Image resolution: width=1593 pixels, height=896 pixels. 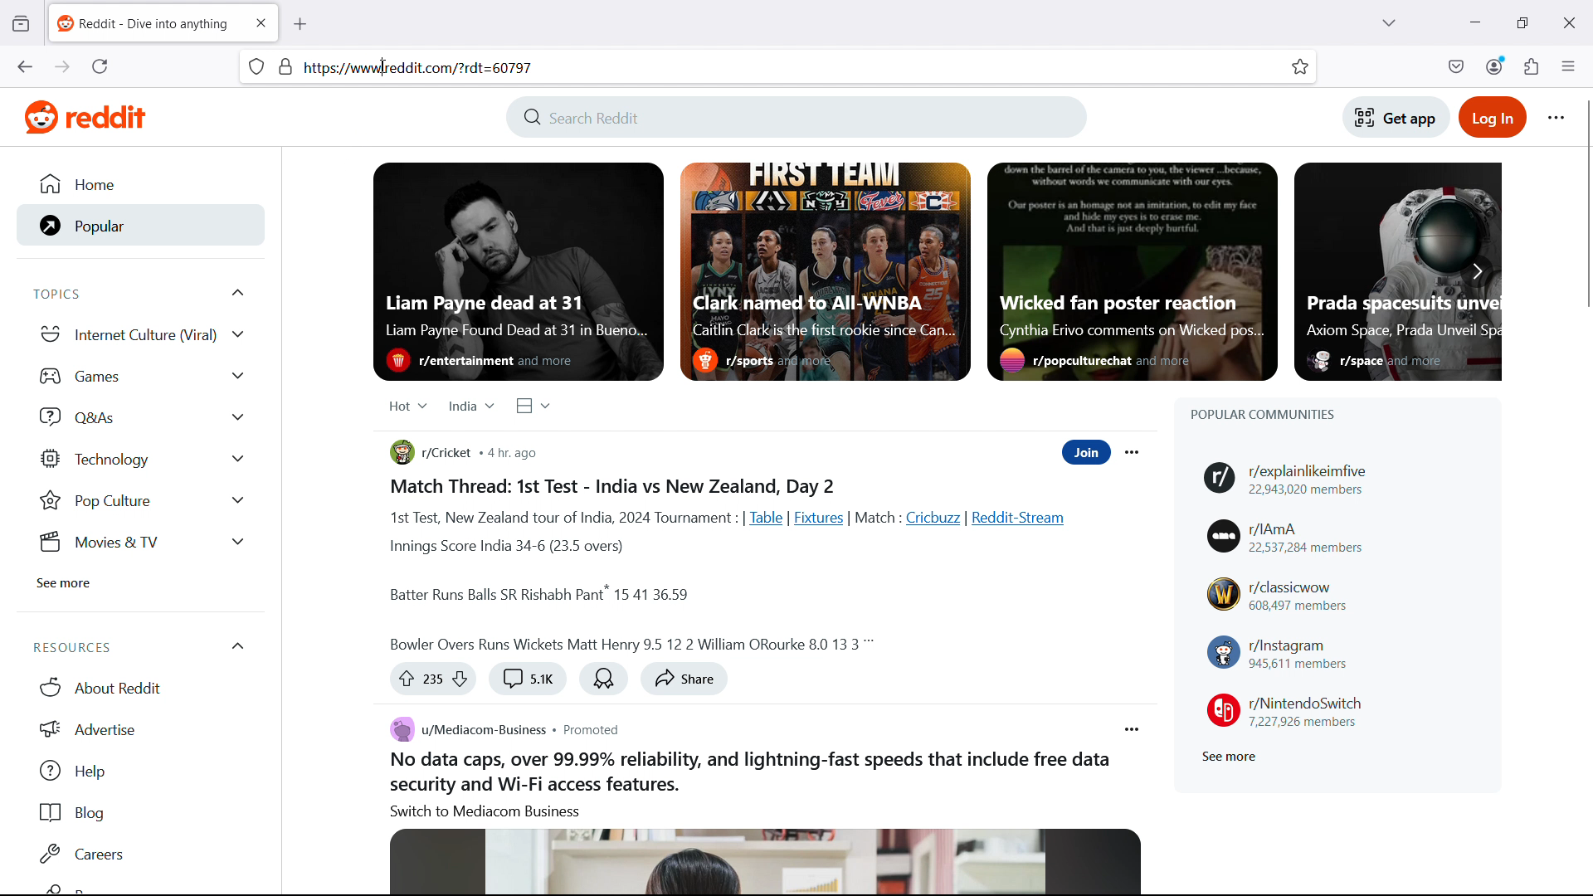 I want to click on See more, so click(x=65, y=583).